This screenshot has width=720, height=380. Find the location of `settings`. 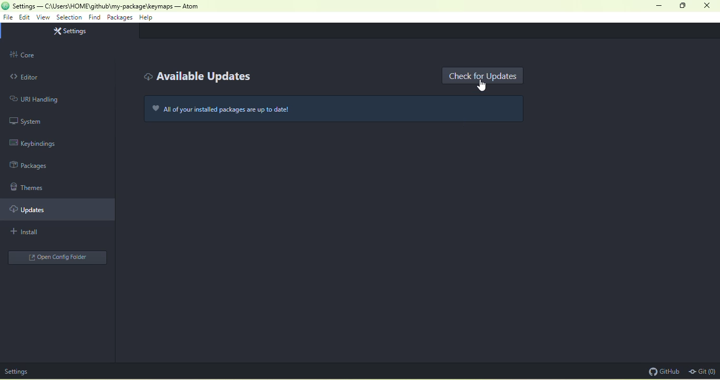

settings is located at coordinates (72, 32).